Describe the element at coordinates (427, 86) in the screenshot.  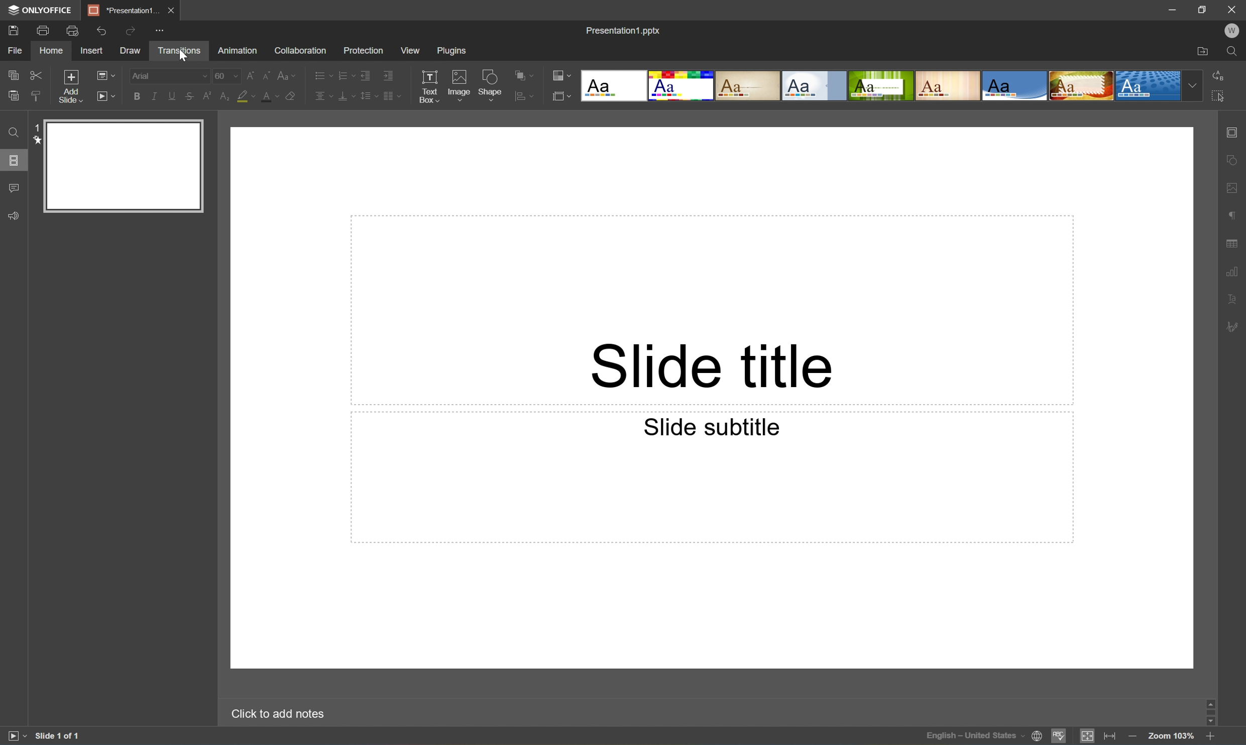
I see `Text Box` at that location.